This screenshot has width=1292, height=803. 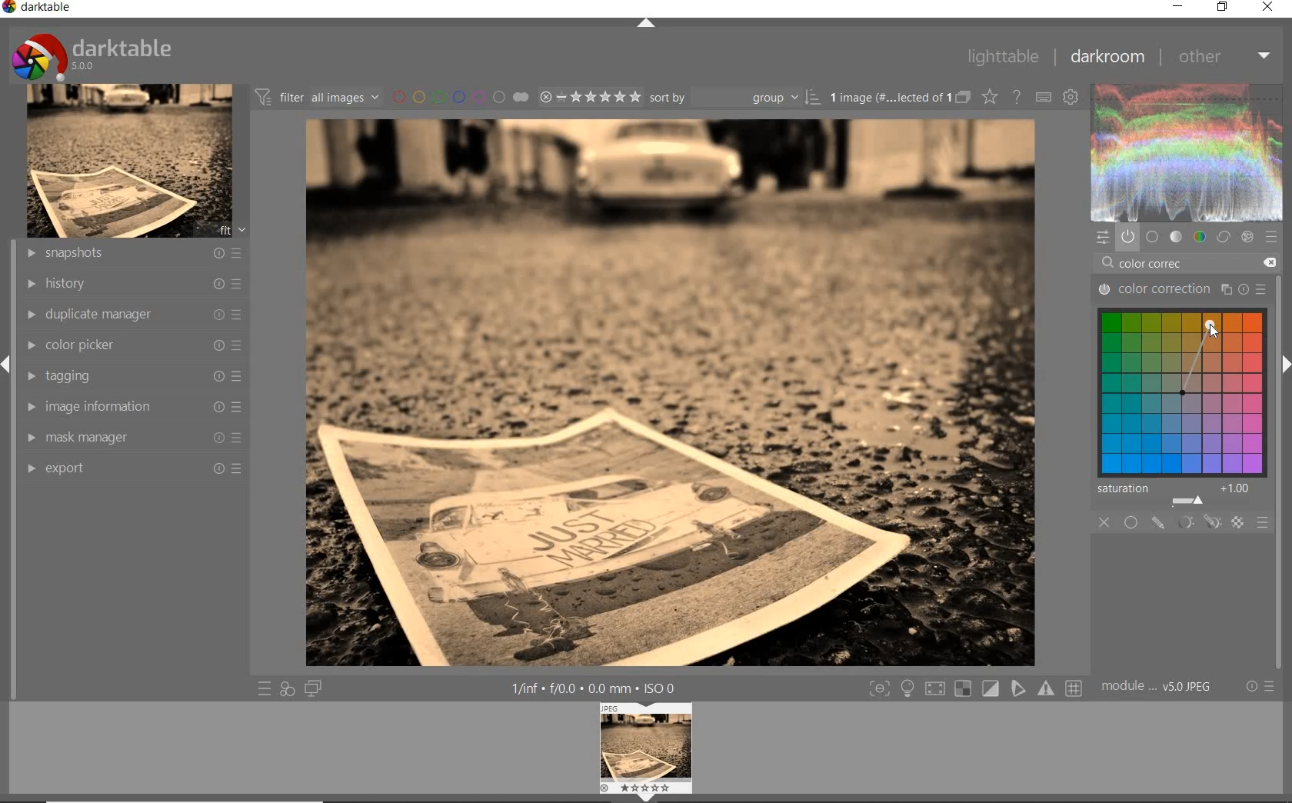 I want to click on duplicate manager, so click(x=132, y=315).